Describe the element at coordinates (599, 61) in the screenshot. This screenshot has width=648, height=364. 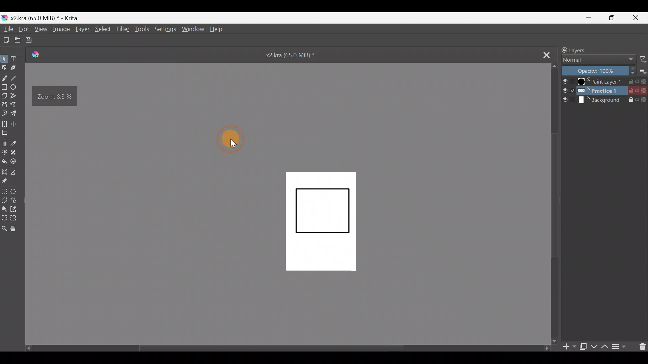
I see `Blending mode` at that location.